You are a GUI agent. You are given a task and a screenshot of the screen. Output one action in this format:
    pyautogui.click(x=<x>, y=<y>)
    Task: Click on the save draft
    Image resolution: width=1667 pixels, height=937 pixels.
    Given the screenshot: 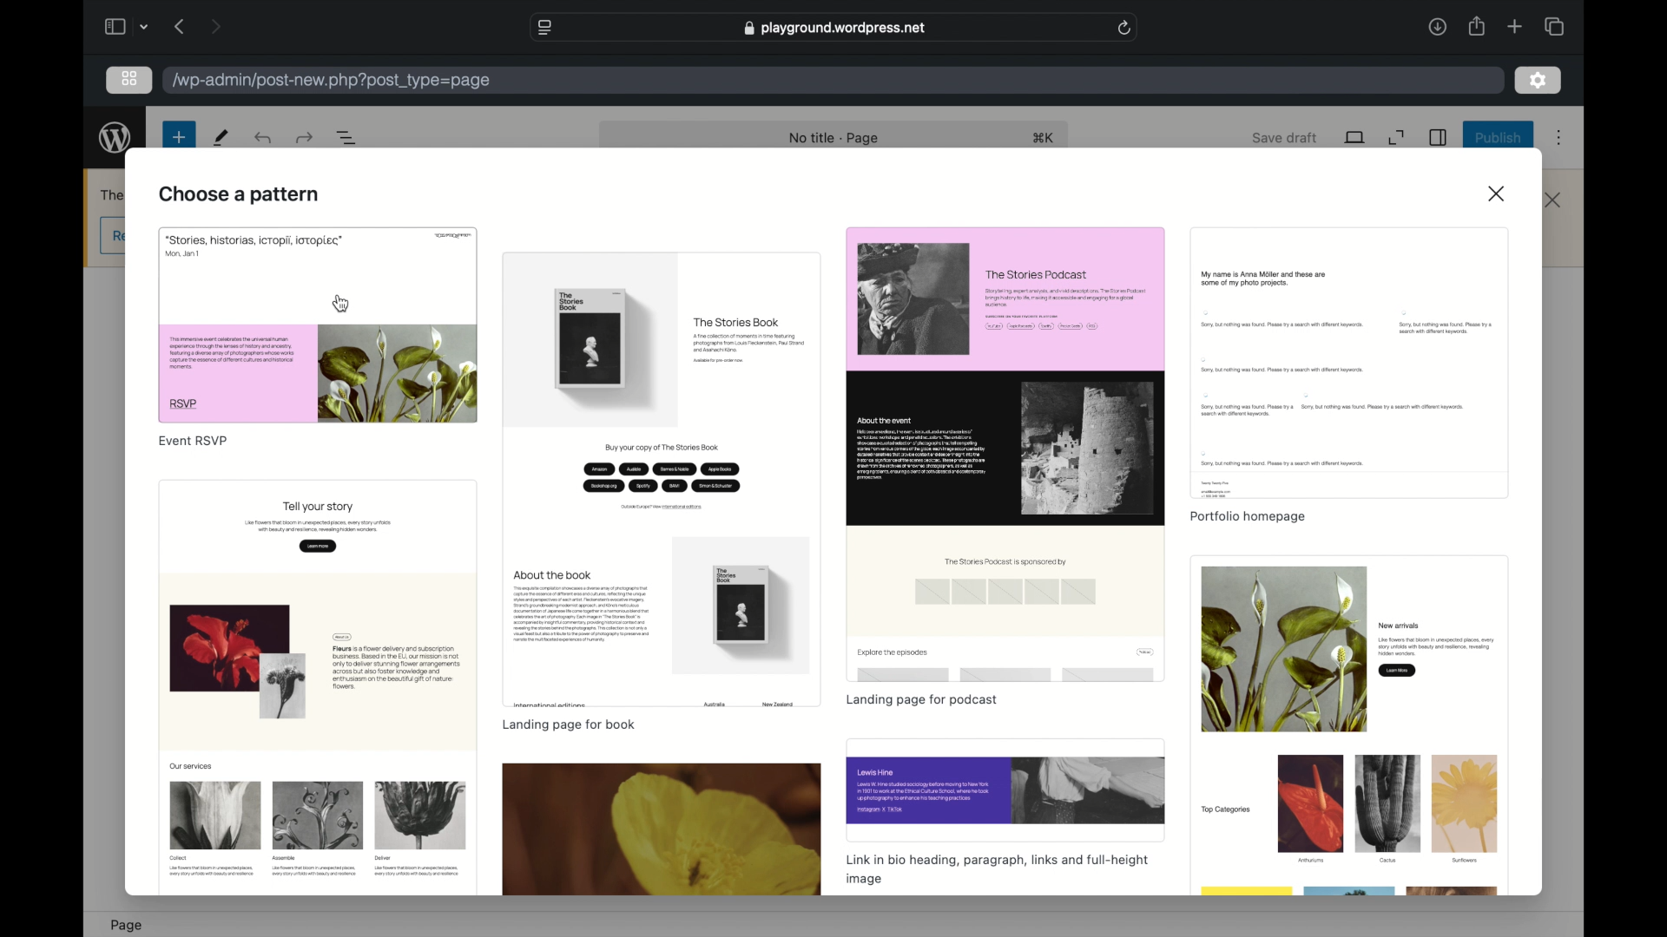 What is the action you would take?
    pyautogui.click(x=1286, y=137)
    